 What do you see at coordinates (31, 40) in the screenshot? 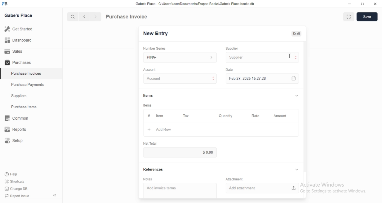
I see `Dashboard` at bounding box center [31, 40].